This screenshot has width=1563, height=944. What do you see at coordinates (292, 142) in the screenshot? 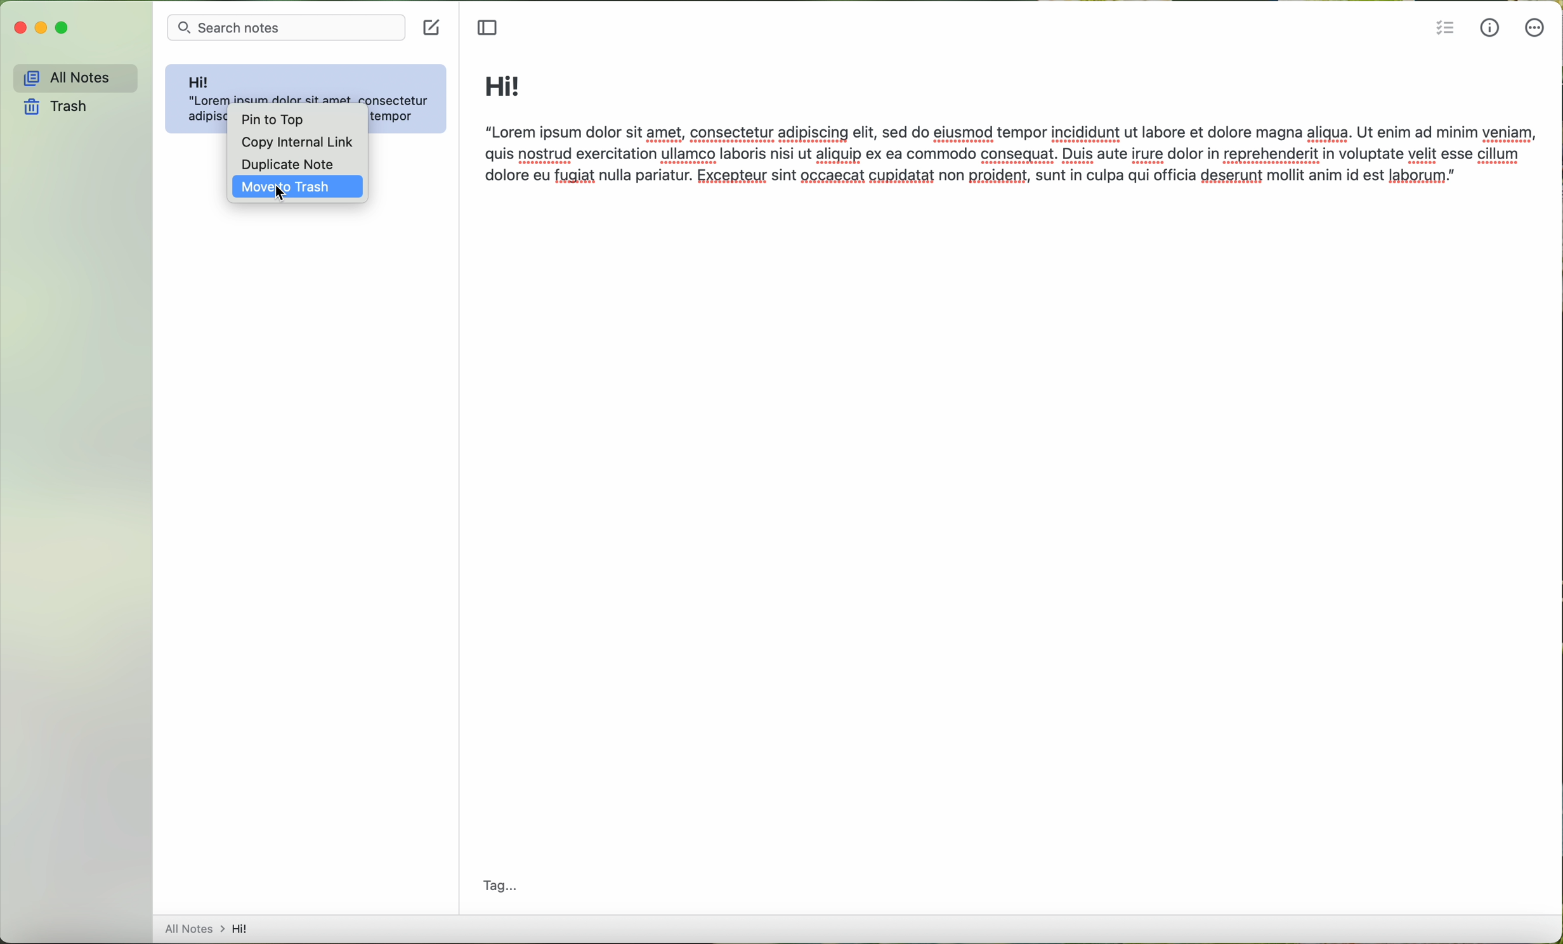
I see `copy internal link` at bounding box center [292, 142].